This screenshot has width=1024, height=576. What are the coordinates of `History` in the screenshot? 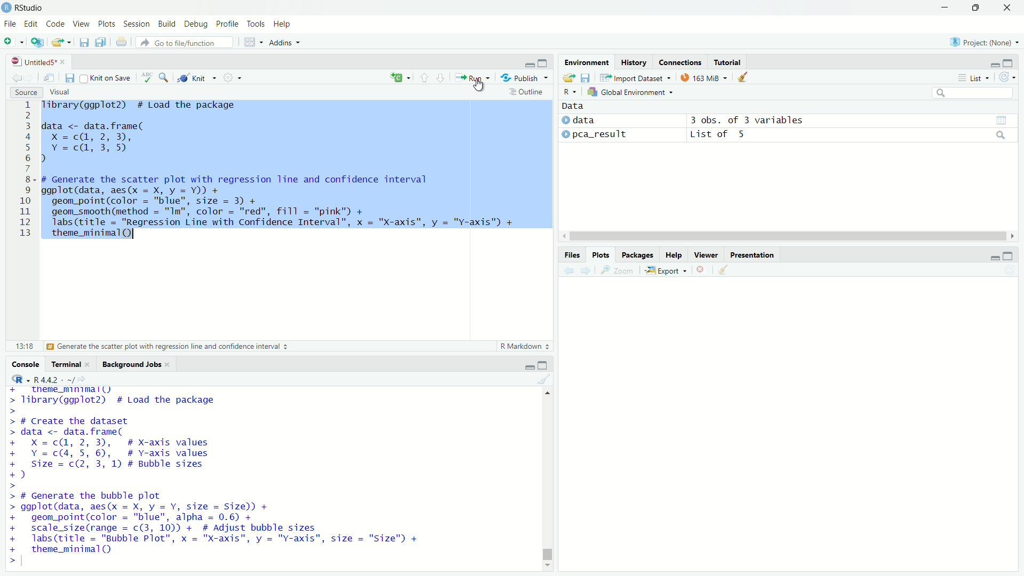 It's located at (634, 61).